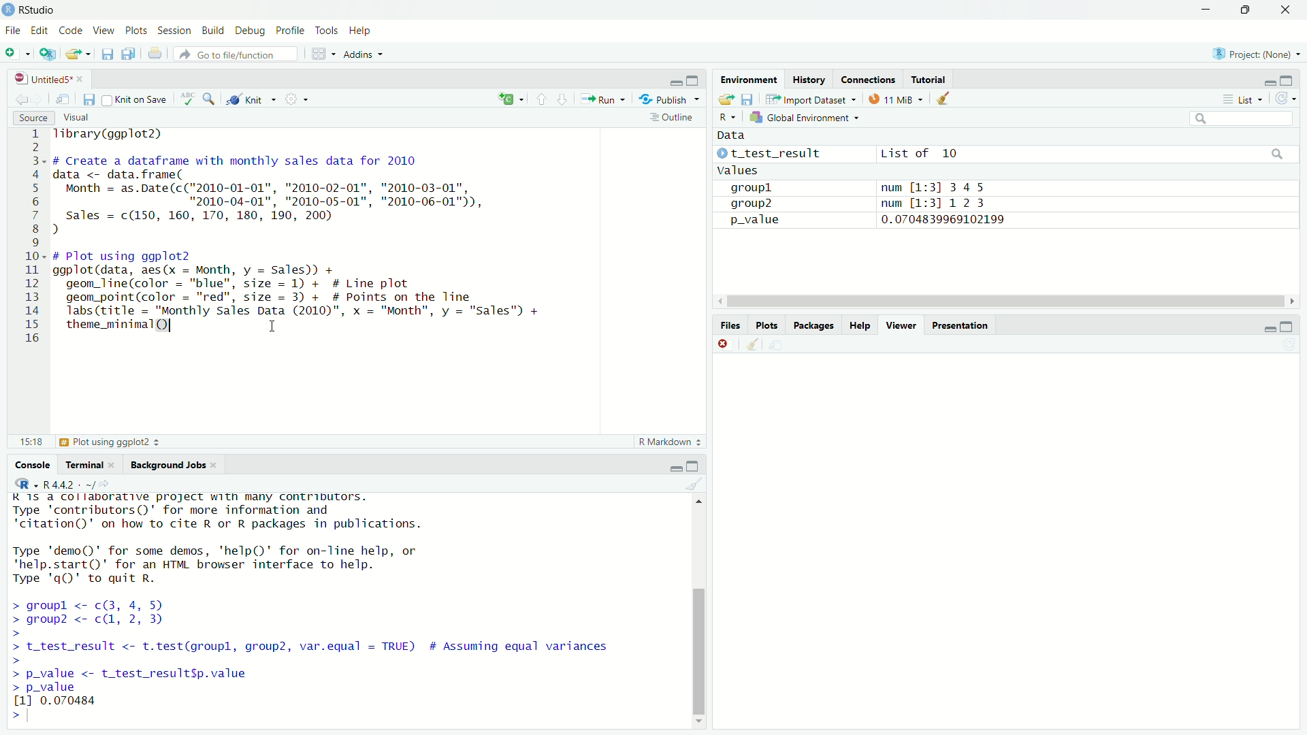 This screenshot has width=1307, height=735. Describe the element at coordinates (673, 80) in the screenshot. I see `minimise` at that location.